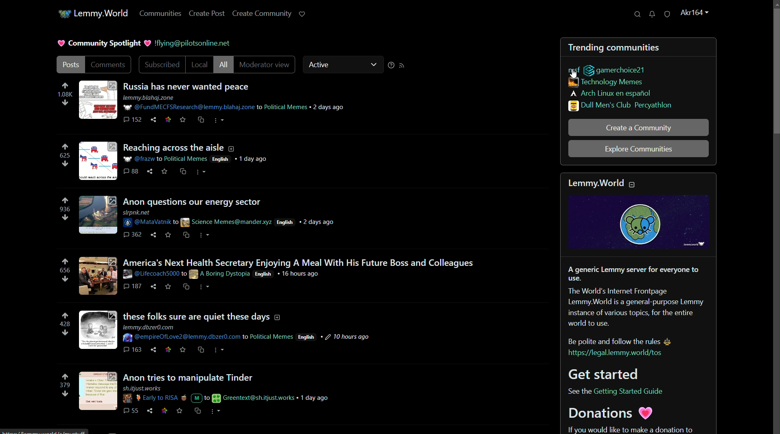 This screenshot has height=434, width=780. What do you see at coordinates (183, 171) in the screenshot?
I see `cs` at bounding box center [183, 171].